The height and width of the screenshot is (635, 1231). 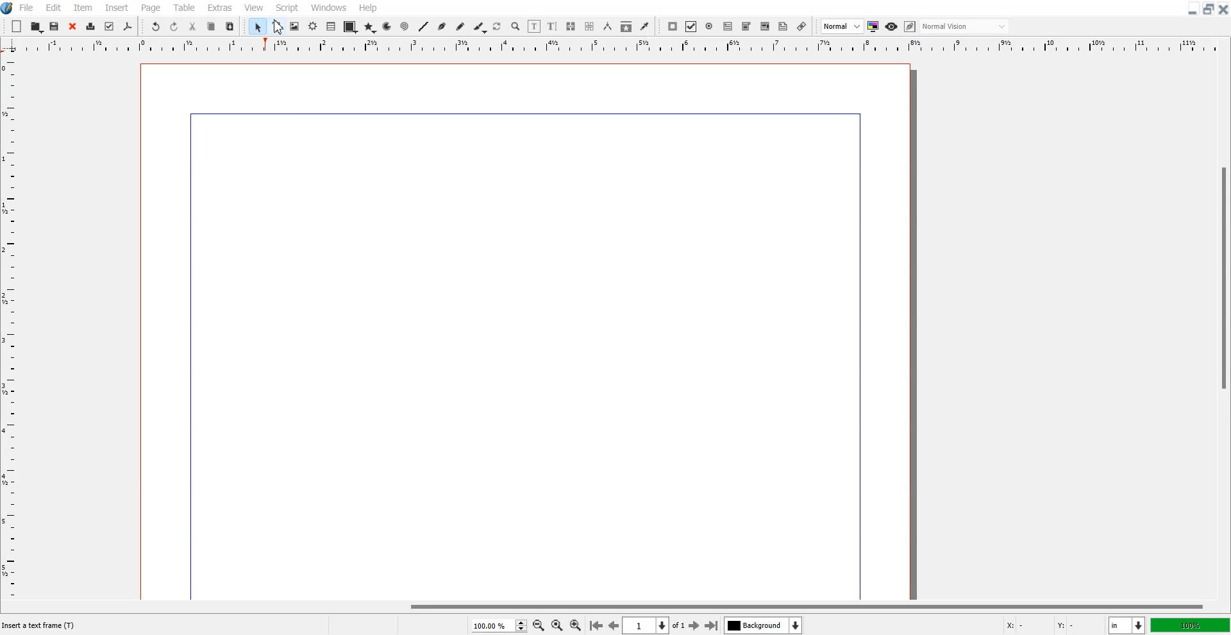 What do you see at coordinates (150, 8) in the screenshot?
I see `Page` at bounding box center [150, 8].